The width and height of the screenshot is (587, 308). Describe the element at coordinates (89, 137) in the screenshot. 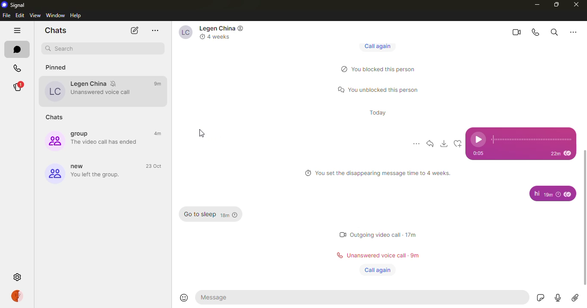

I see `group` at that location.